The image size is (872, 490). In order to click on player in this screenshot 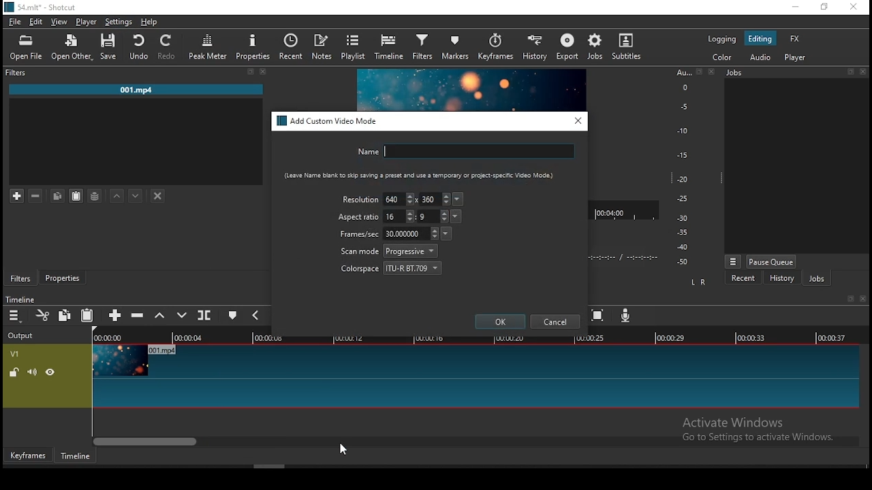, I will do `click(797, 58)`.